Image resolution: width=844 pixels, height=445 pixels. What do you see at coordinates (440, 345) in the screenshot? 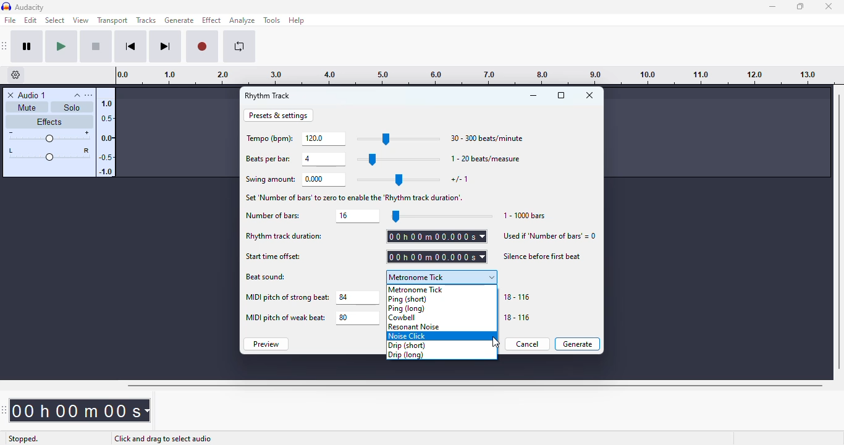
I see `drip (short)` at bounding box center [440, 345].